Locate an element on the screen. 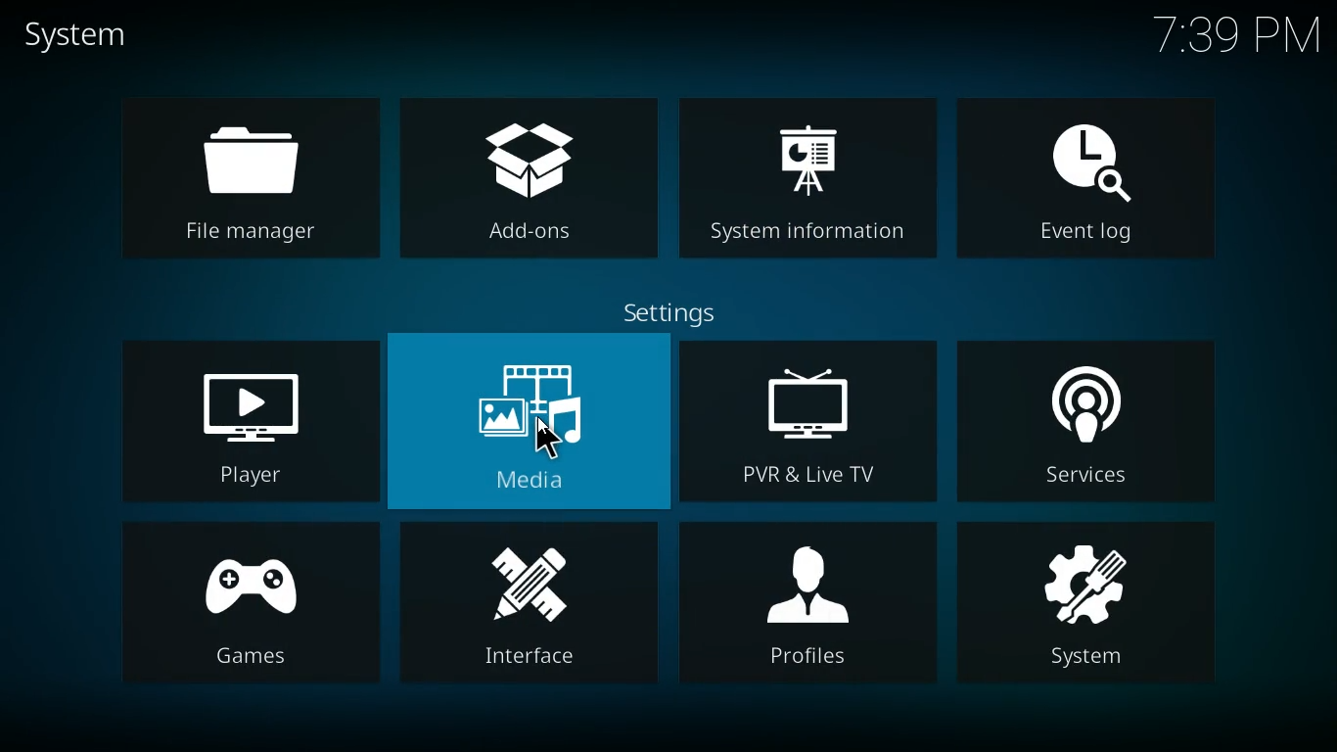 The width and height of the screenshot is (1337, 752). media is located at coordinates (530, 423).